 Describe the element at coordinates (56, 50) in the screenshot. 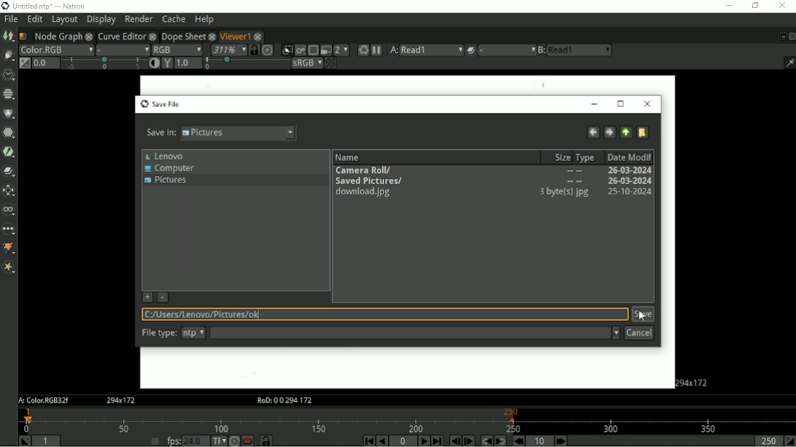

I see `Layer` at that location.